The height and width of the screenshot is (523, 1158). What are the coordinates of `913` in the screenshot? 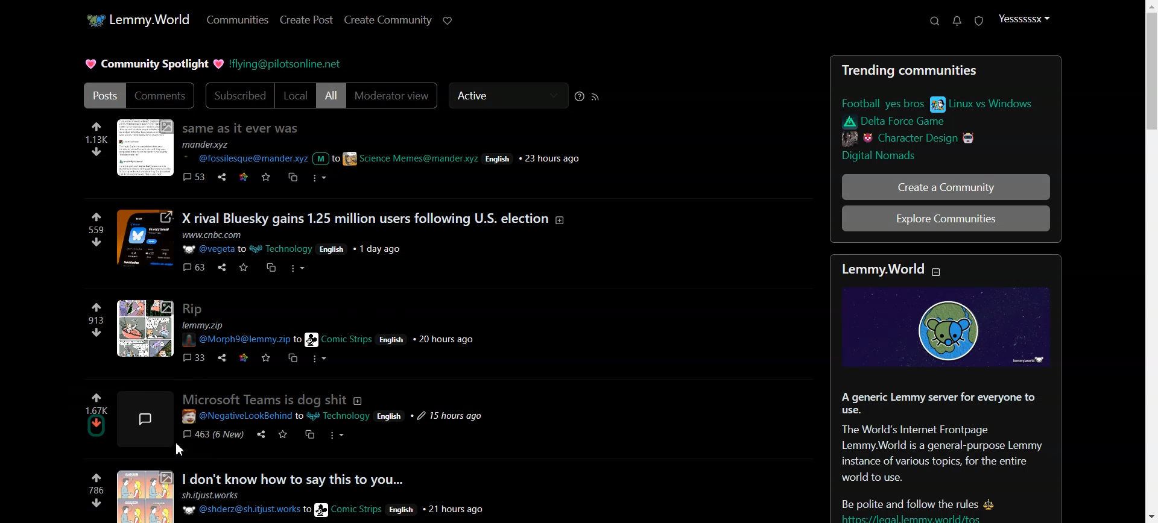 It's located at (95, 321).